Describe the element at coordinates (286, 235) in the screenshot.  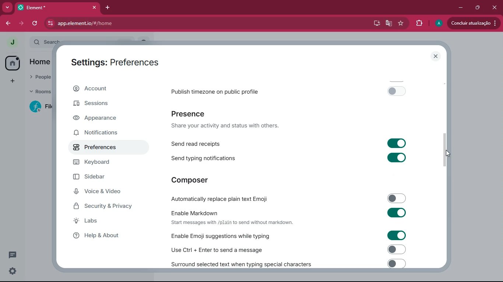
I see `enable emoji` at that location.